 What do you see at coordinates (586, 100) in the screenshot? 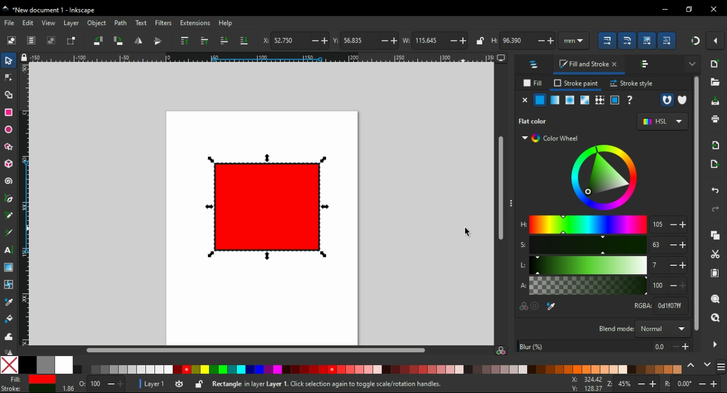
I see `swatch` at bounding box center [586, 100].